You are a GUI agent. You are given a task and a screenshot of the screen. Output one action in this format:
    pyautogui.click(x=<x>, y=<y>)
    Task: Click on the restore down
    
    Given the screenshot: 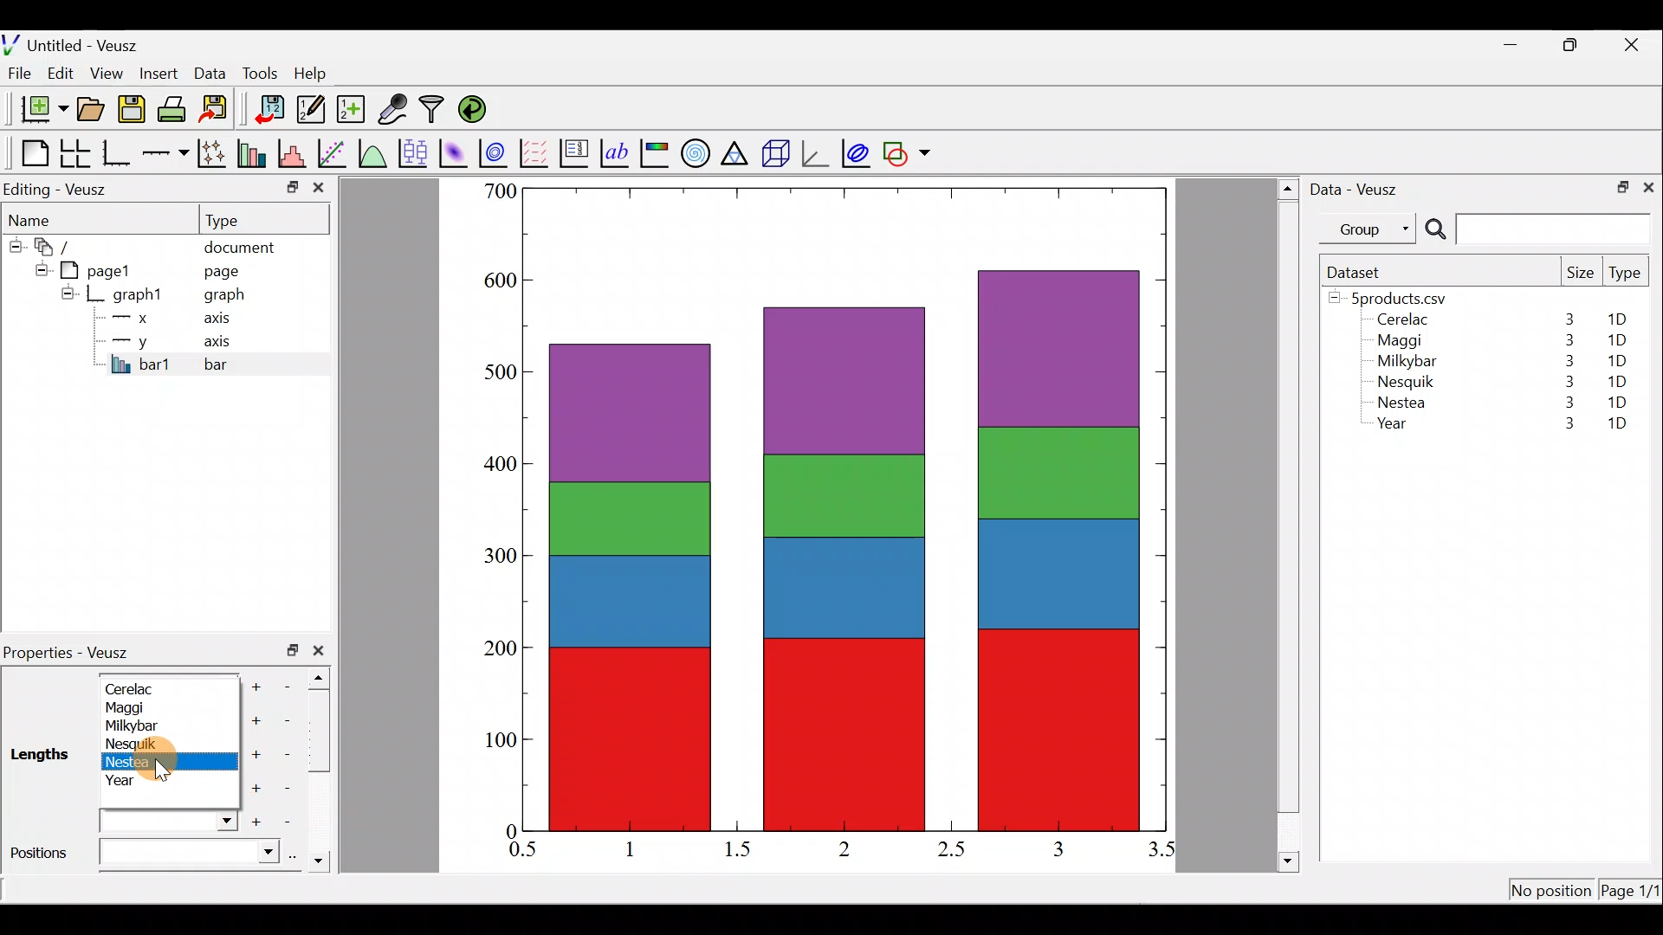 What is the action you would take?
    pyautogui.click(x=293, y=650)
    